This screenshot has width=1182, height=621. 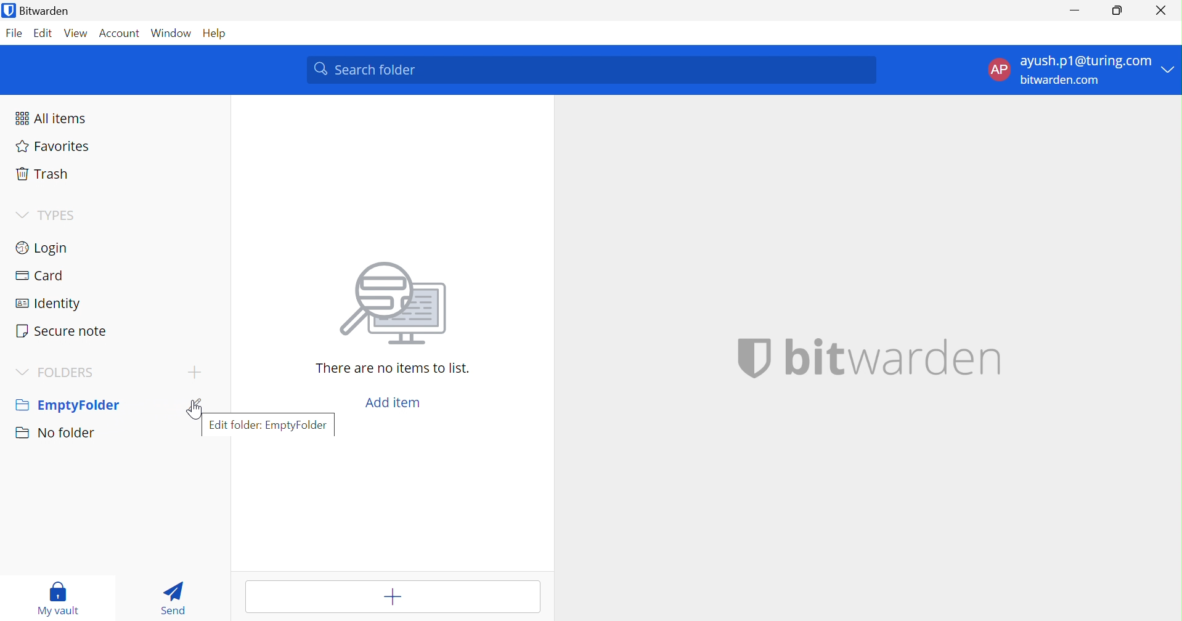 What do you see at coordinates (42, 246) in the screenshot?
I see `Login` at bounding box center [42, 246].